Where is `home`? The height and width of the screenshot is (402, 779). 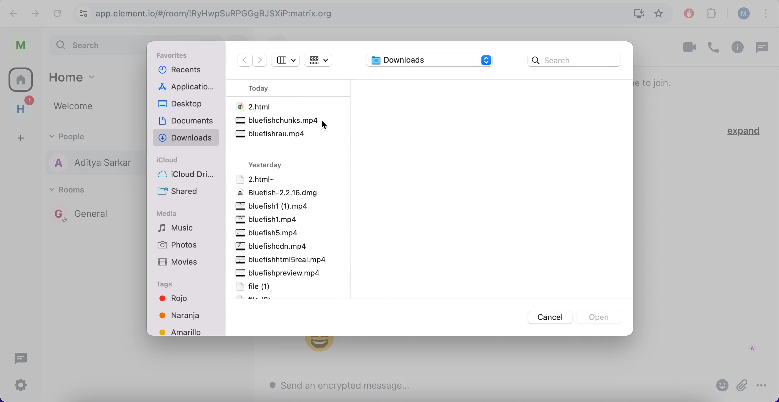
home is located at coordinates (21, 79).